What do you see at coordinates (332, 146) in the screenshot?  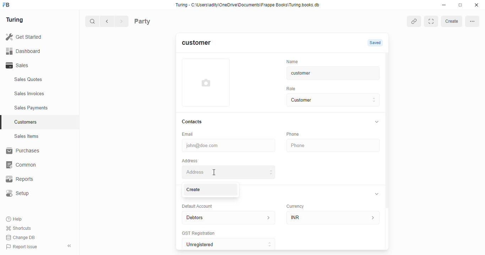 I see `Phone` at bounding box center [332, 146].